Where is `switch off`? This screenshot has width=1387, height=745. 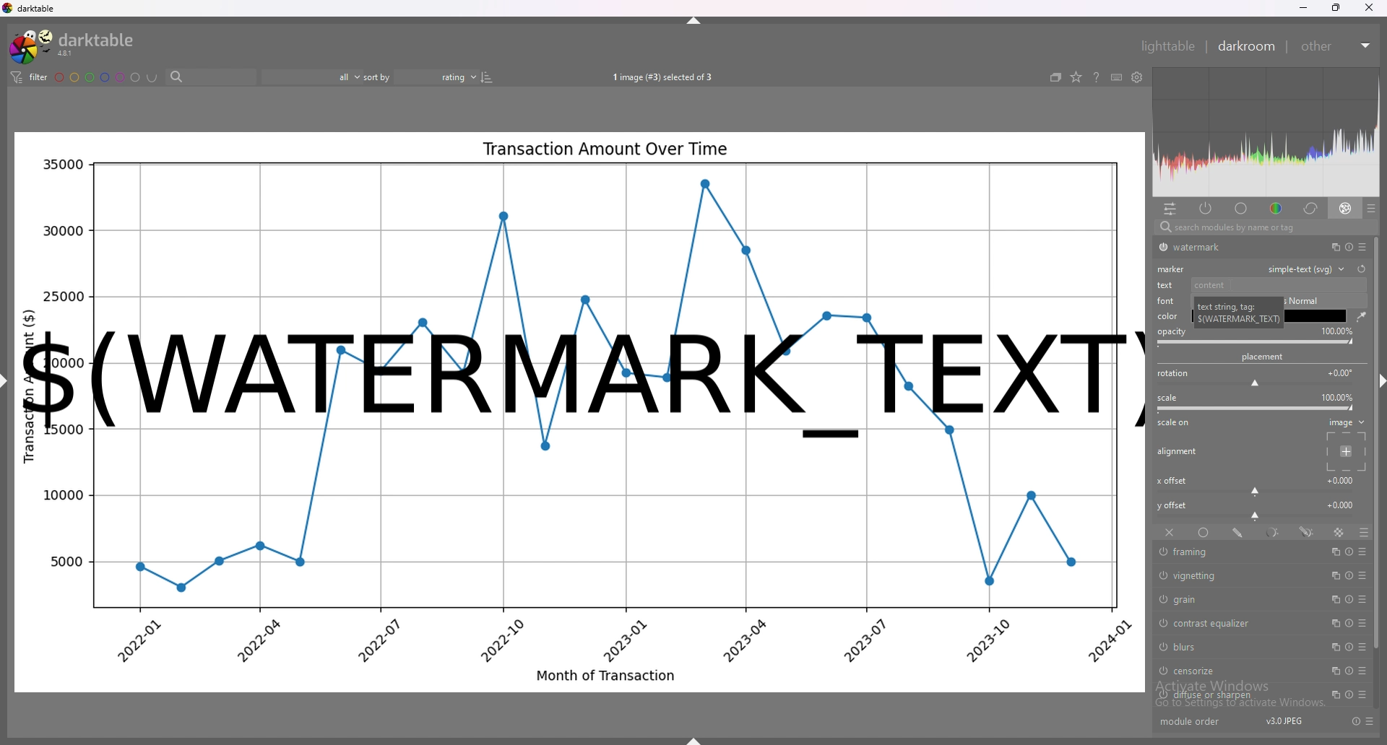 switch off is located at coordinates (1161, 672).